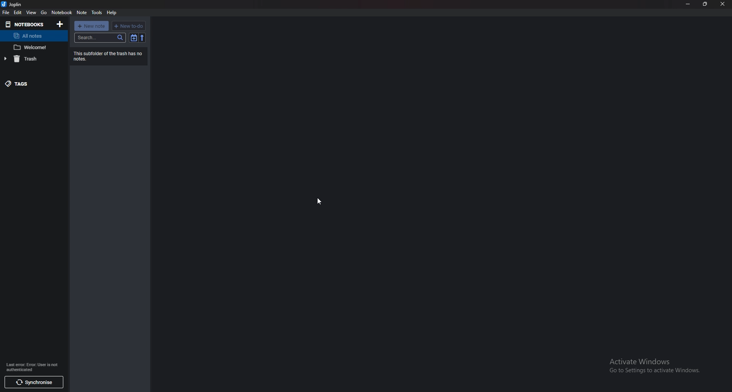  Describe the element at coordinates (688, 4) in the screenshot. I see `minimize` at that location.